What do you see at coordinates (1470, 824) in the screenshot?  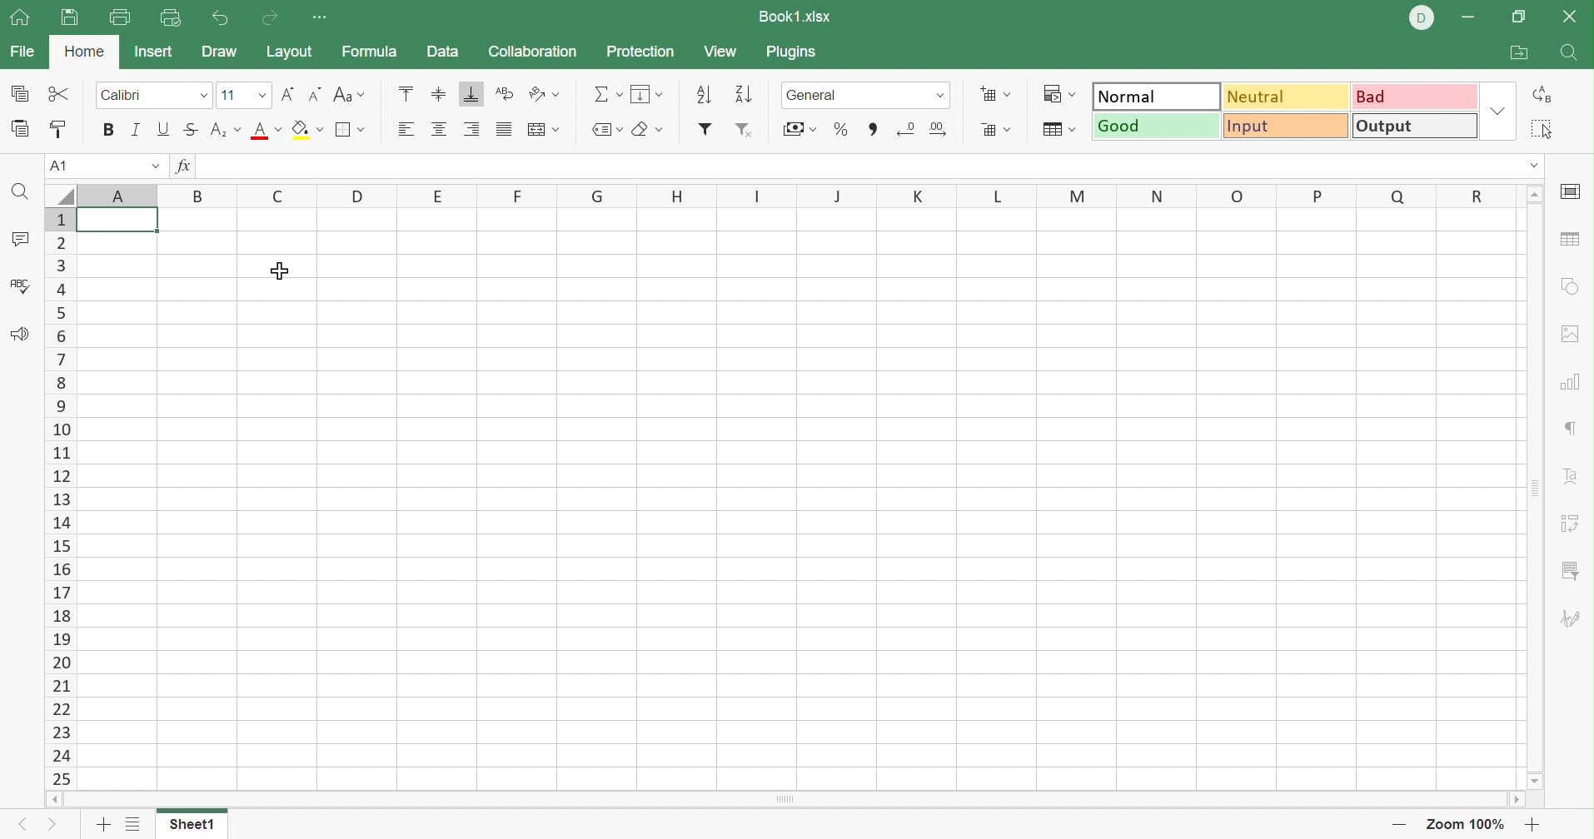 I see `Zoom 100%` at bounding box center [1470, 824].